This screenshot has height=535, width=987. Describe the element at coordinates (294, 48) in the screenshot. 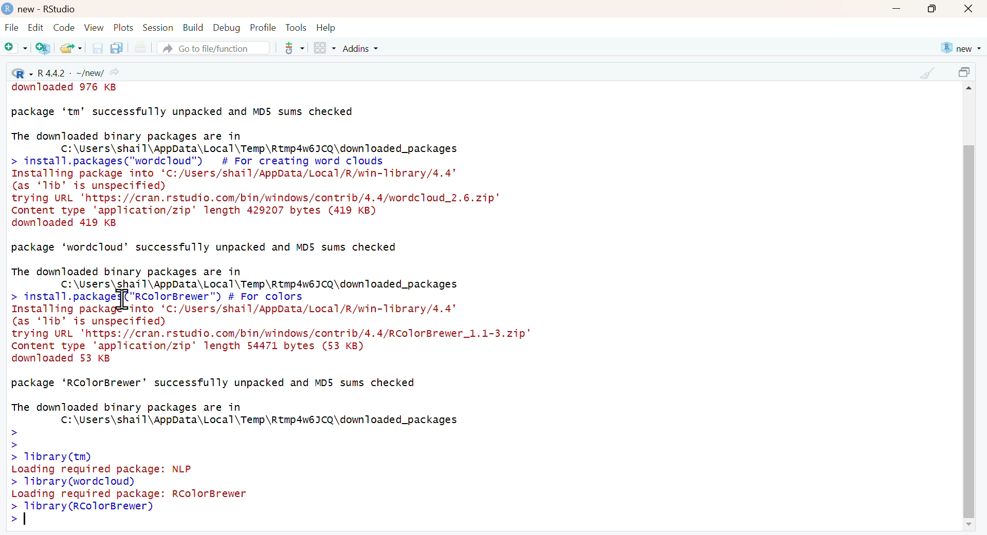

I see `more options` at that location.